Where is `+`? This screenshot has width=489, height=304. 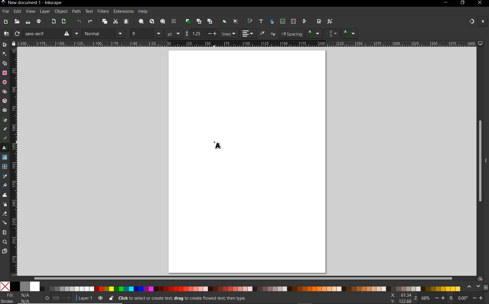
+ is located at coordinates (216, 33).